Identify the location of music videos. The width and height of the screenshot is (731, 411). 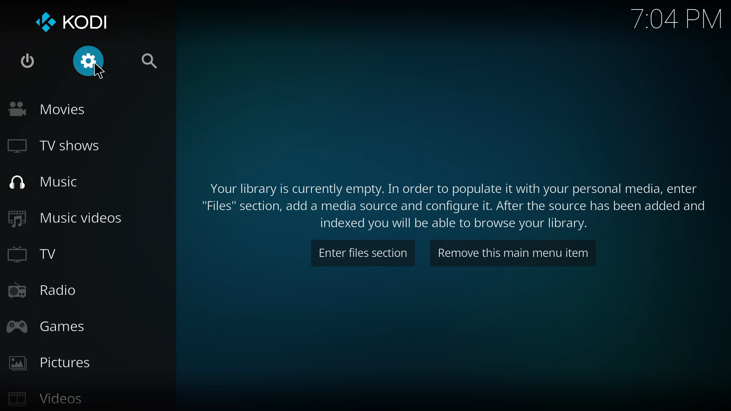
(66, 218).